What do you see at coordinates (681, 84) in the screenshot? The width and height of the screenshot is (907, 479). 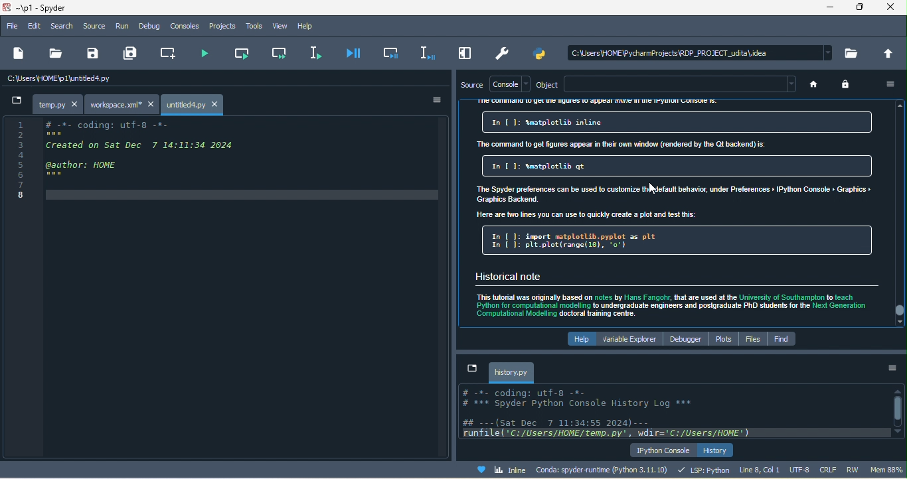 I see `search bar` at bounding box center [681, 84].